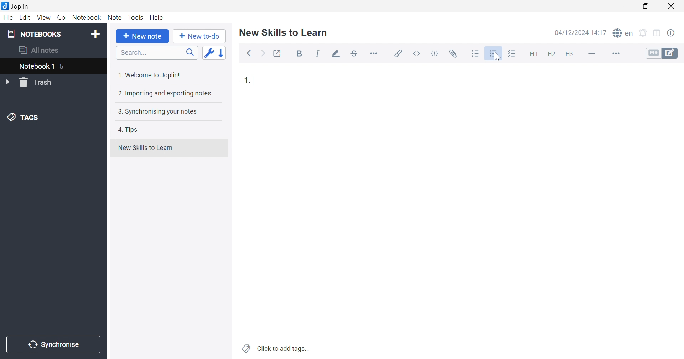  What do you see at coordinates (334, 54) in the screenshot?
I see `Highlight` at bounding box center [334, 54].